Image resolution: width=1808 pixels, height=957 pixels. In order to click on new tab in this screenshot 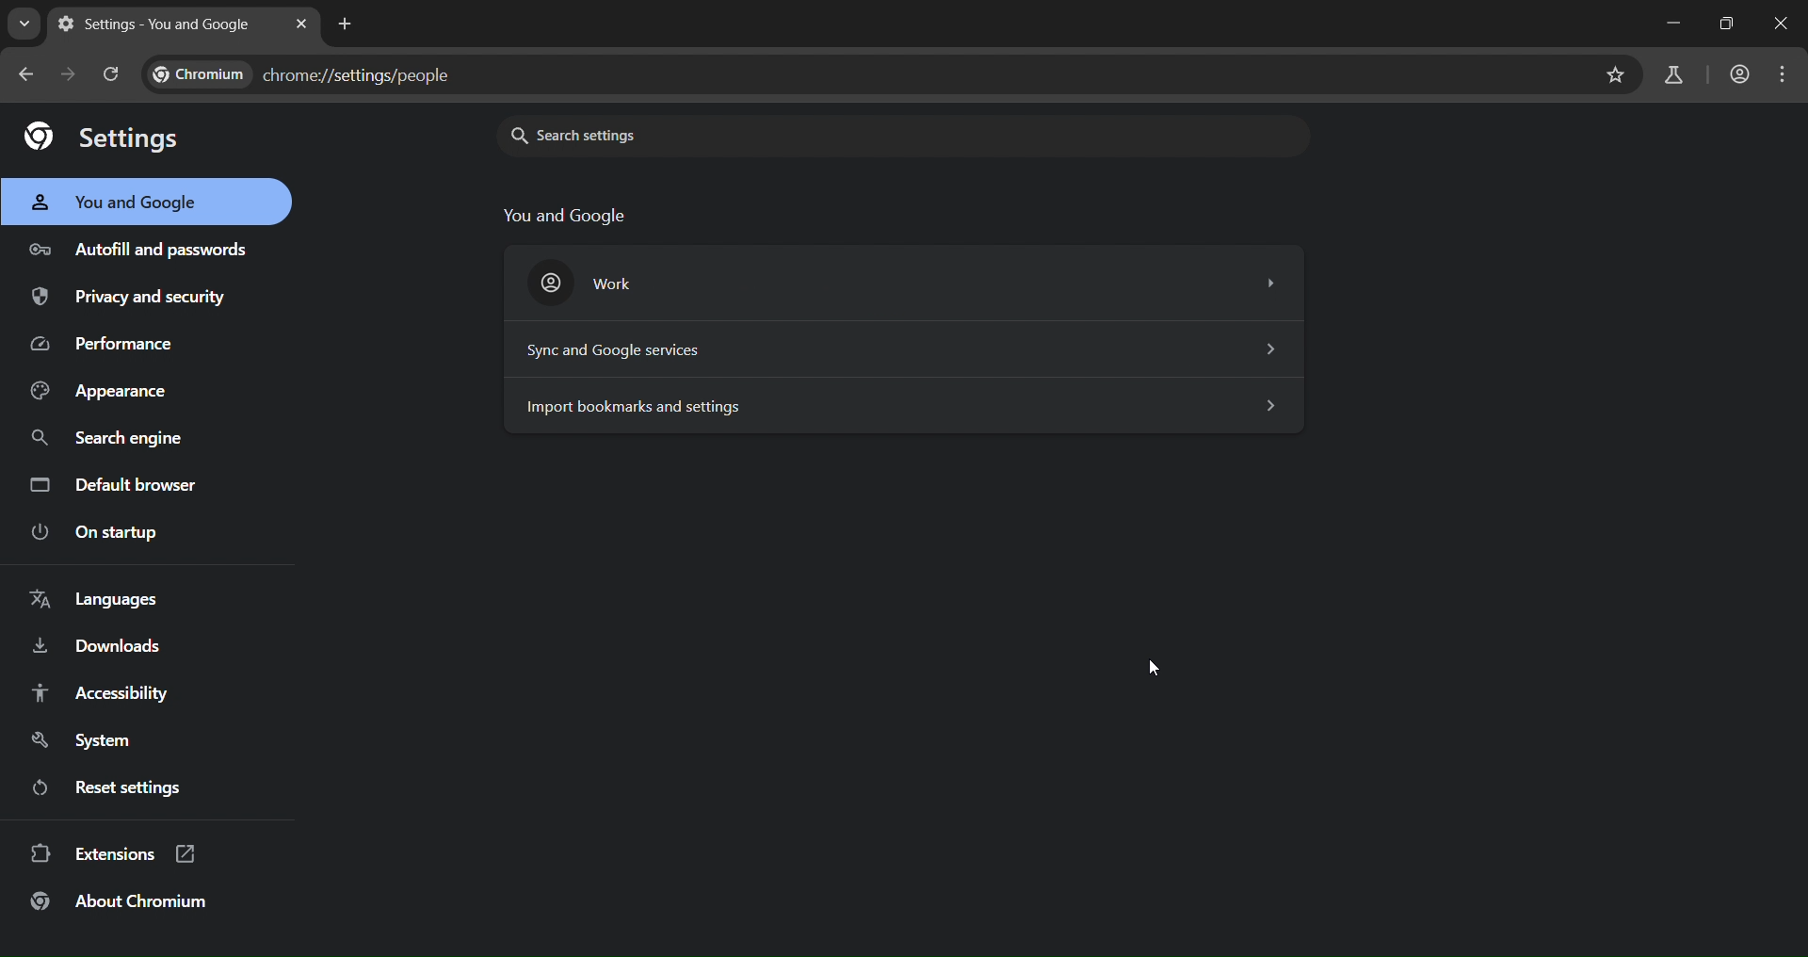, I will do `click(341, 24)`.